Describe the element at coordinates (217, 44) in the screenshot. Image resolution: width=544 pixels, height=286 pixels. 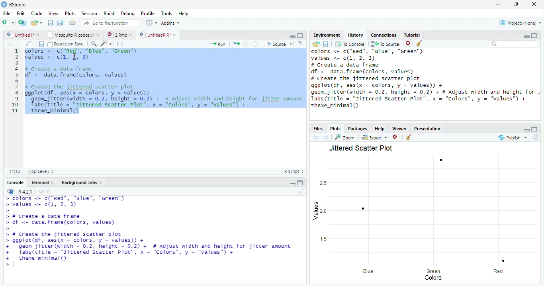
I see `Run` at that location.